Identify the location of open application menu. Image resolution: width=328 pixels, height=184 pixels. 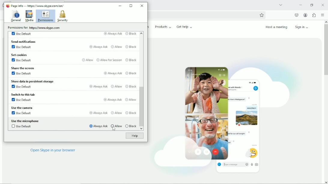
(322, 15).